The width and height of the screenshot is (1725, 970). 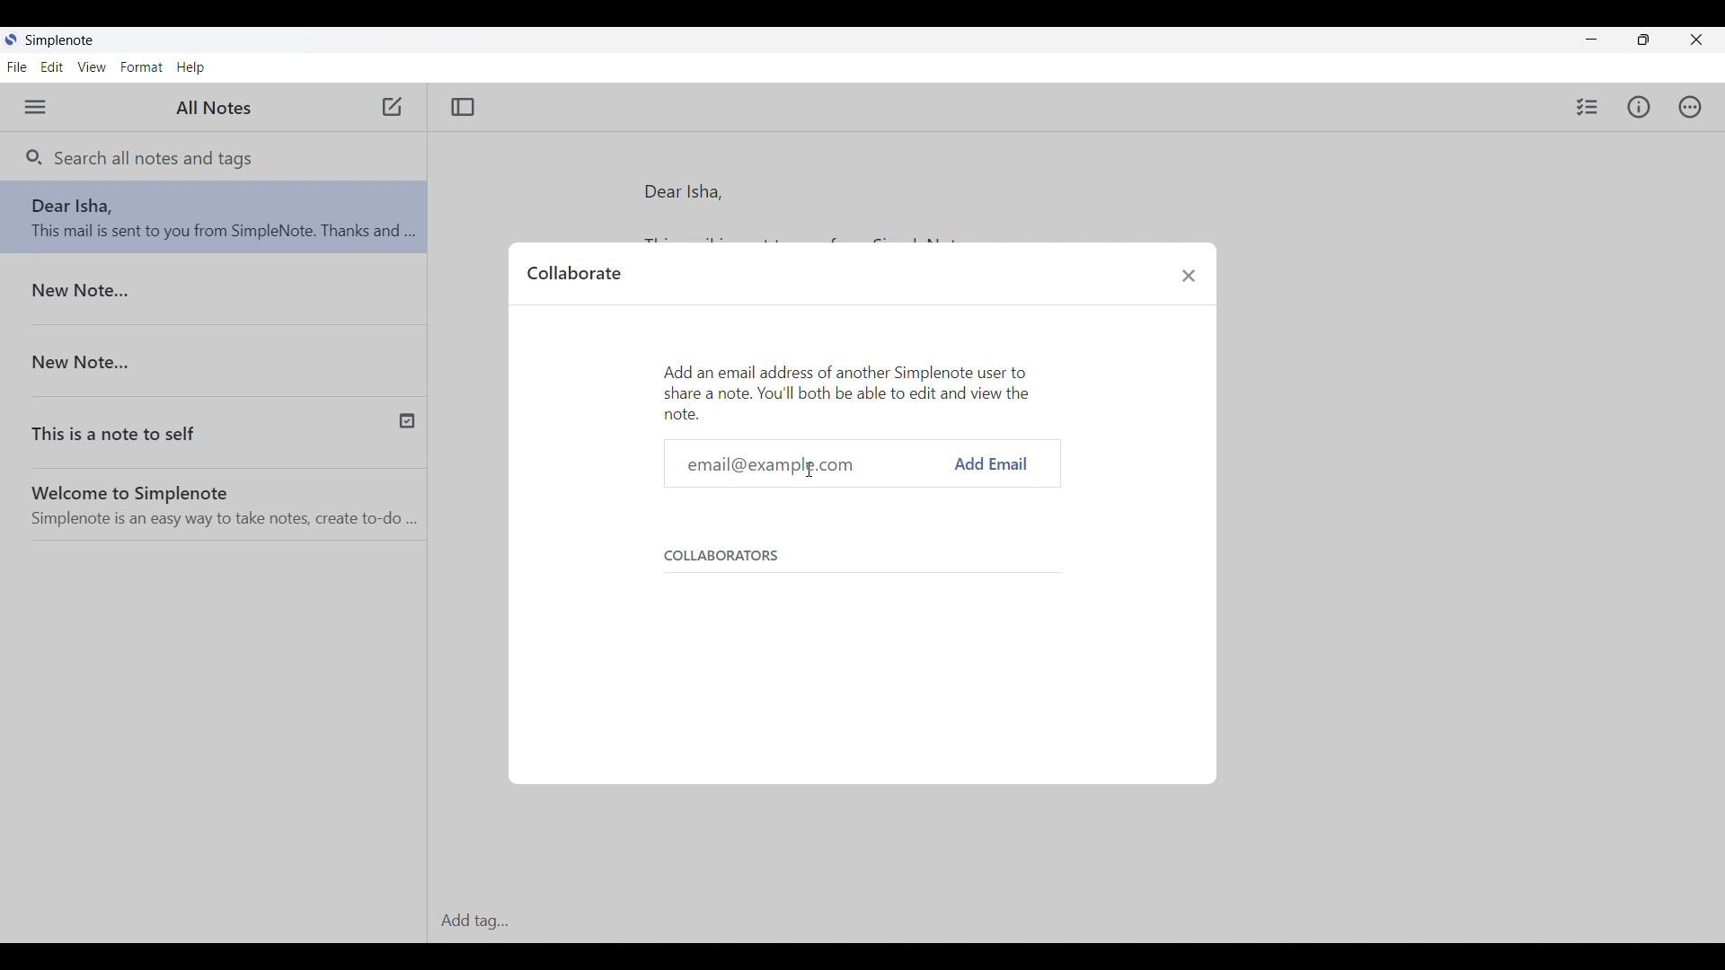 I want to click on Simplenote , so click(x=57, y=39).